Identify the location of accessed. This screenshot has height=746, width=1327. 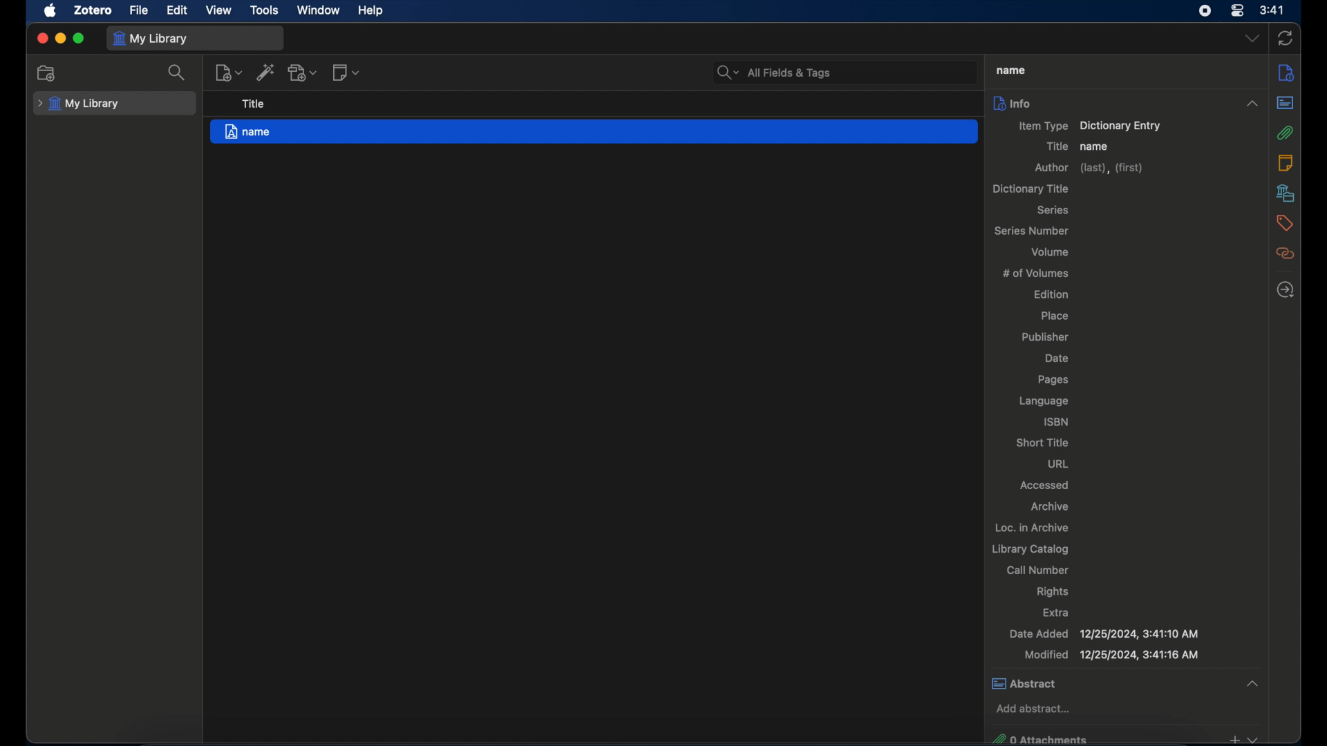
(1046, 484).